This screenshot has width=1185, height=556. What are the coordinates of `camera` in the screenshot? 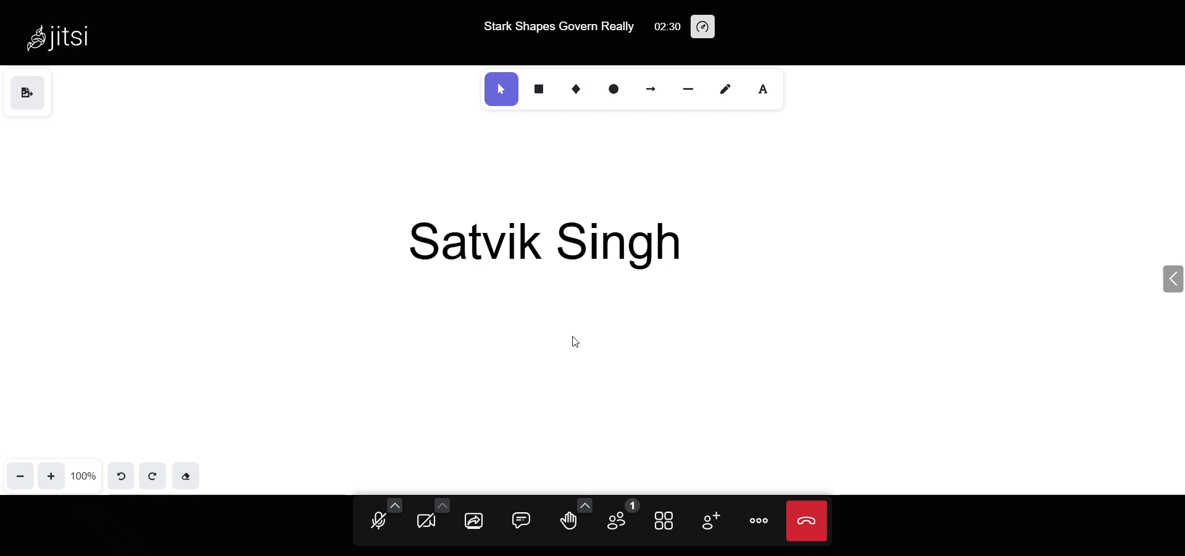 It's located at (427, 521).